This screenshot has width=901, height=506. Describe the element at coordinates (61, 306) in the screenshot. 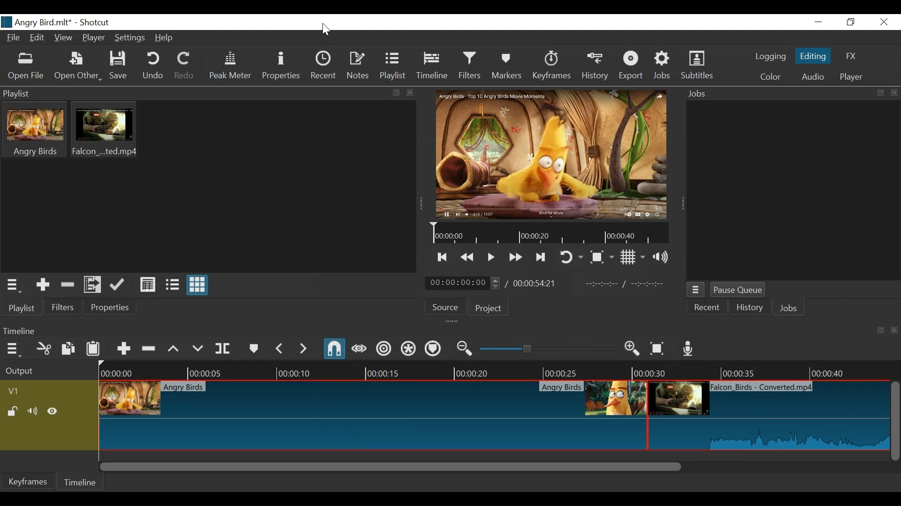

I see `Filters` at that location.